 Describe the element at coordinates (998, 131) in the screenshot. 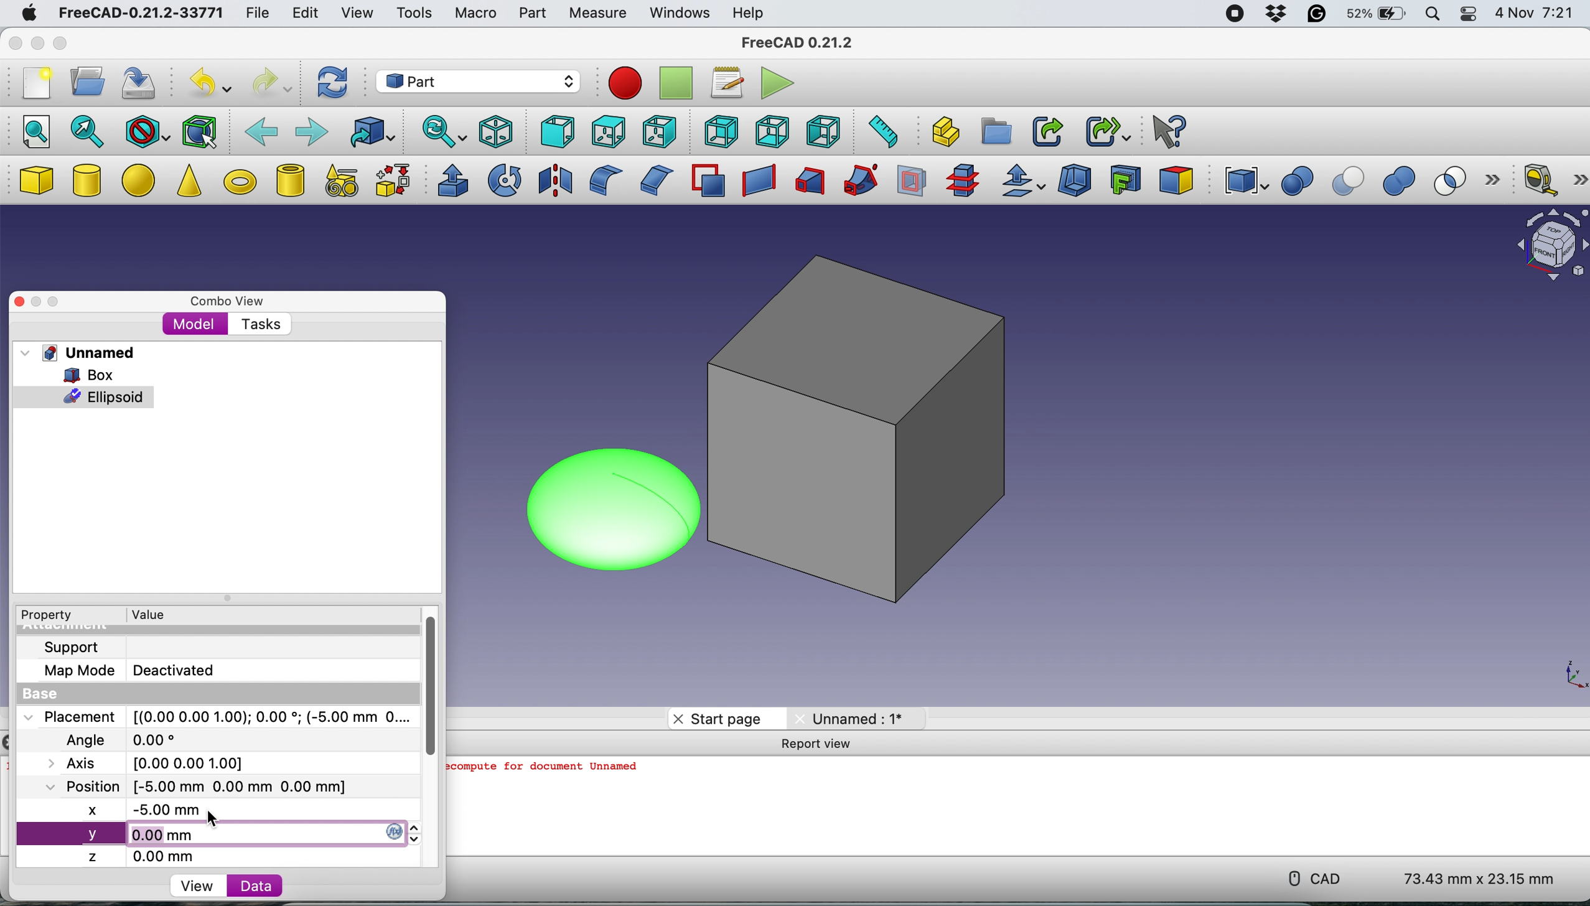

I see `create group` at that location.